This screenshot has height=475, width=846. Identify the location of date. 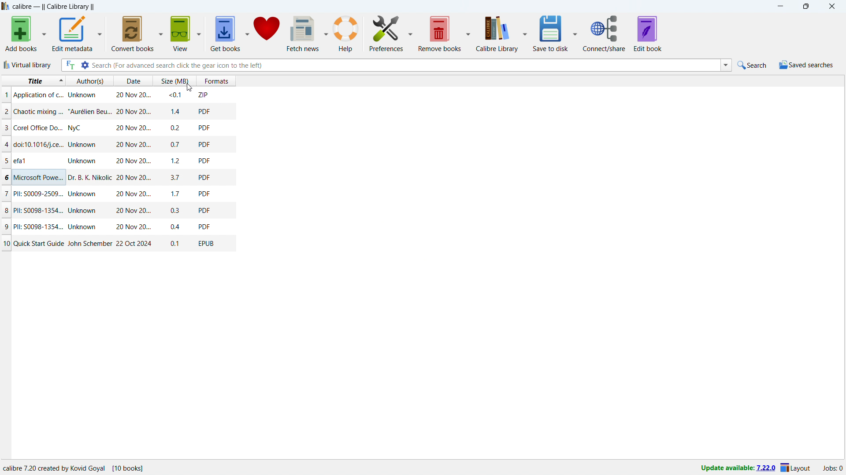
(132, 94).